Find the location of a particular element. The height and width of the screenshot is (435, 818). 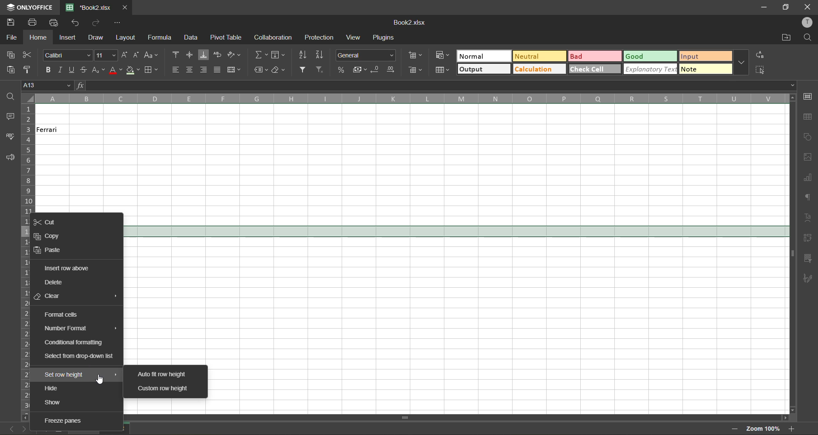

redo is located at coordinates (97, 23).